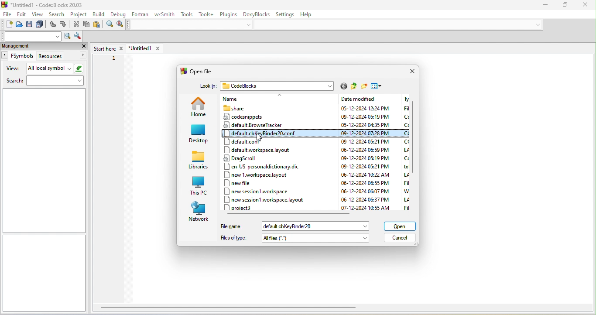 Image resolution: width=596 pixels, height=315 pixels. I want to click on copy, so click(86, 24).